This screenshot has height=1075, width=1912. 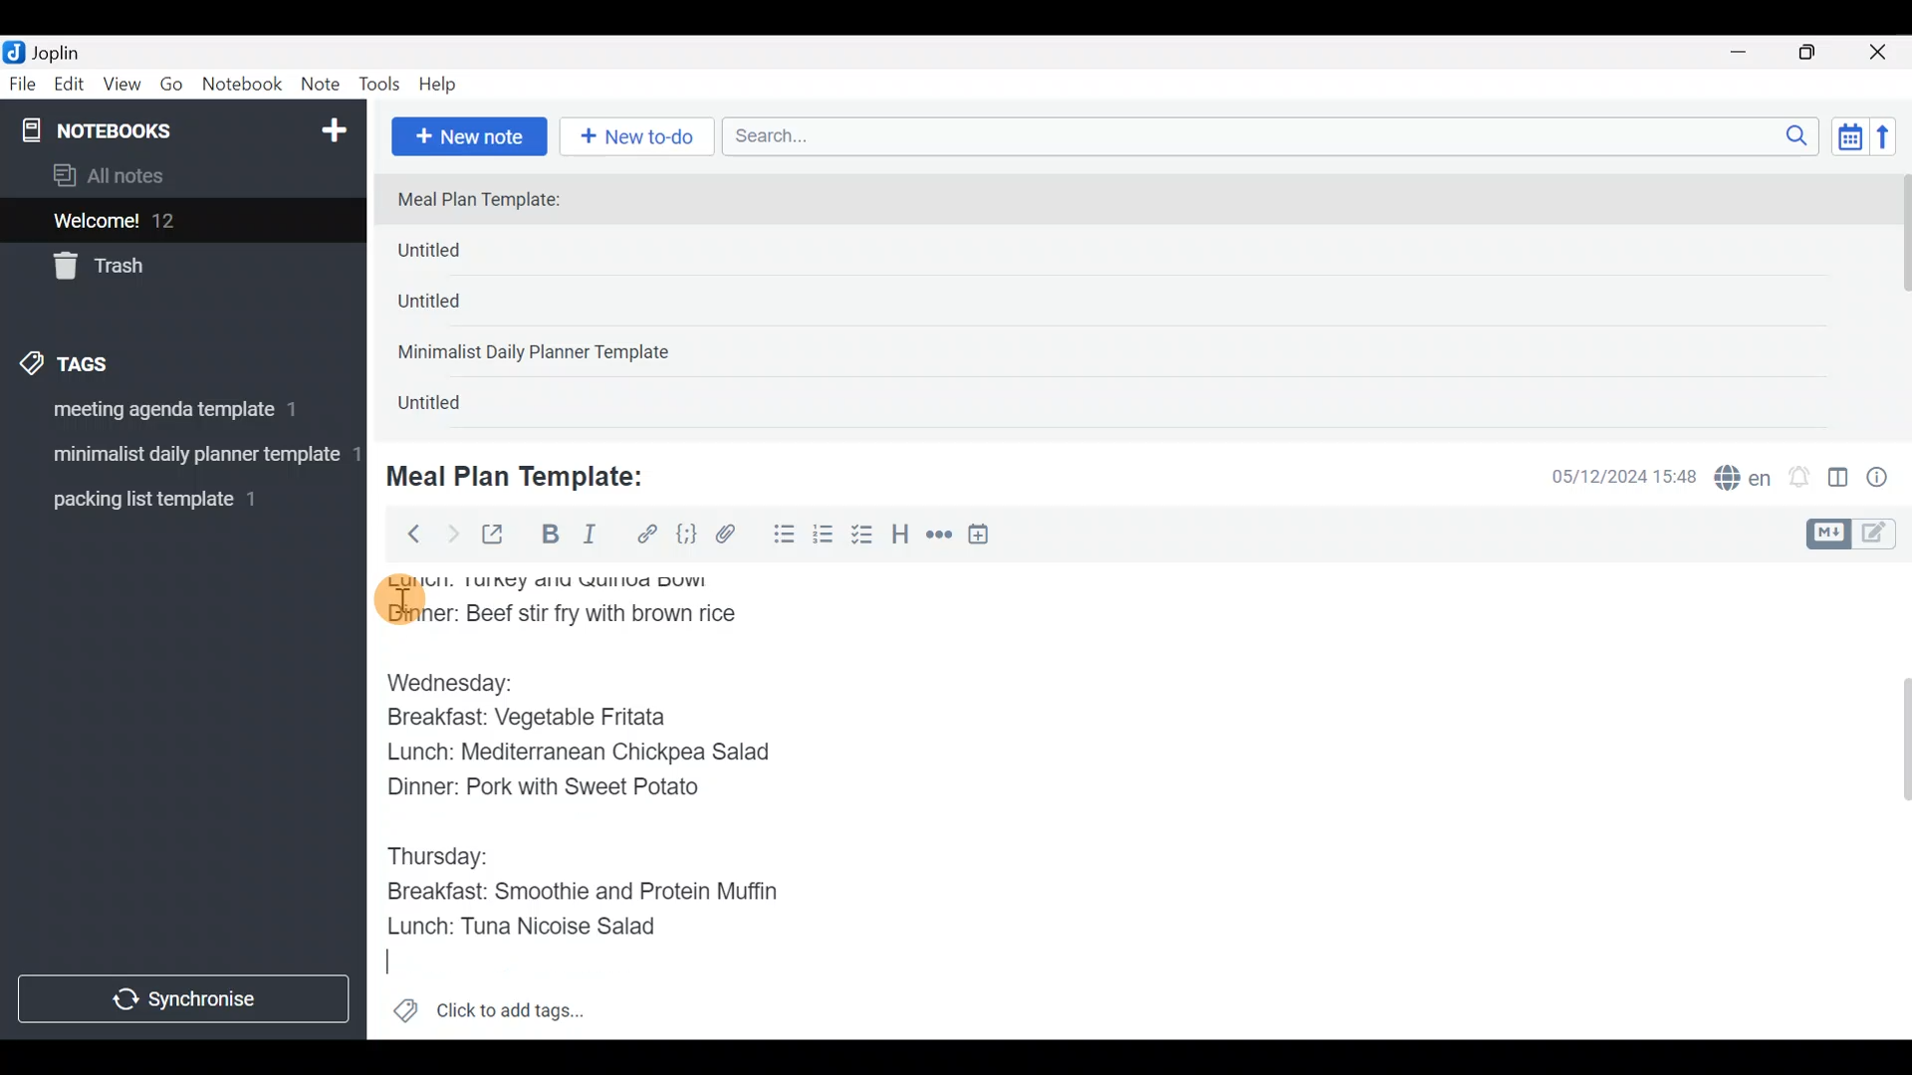 What do you see at coordinates (901, 537) in the screenshot?
I see `Heading` at bounding box center [901, 537].